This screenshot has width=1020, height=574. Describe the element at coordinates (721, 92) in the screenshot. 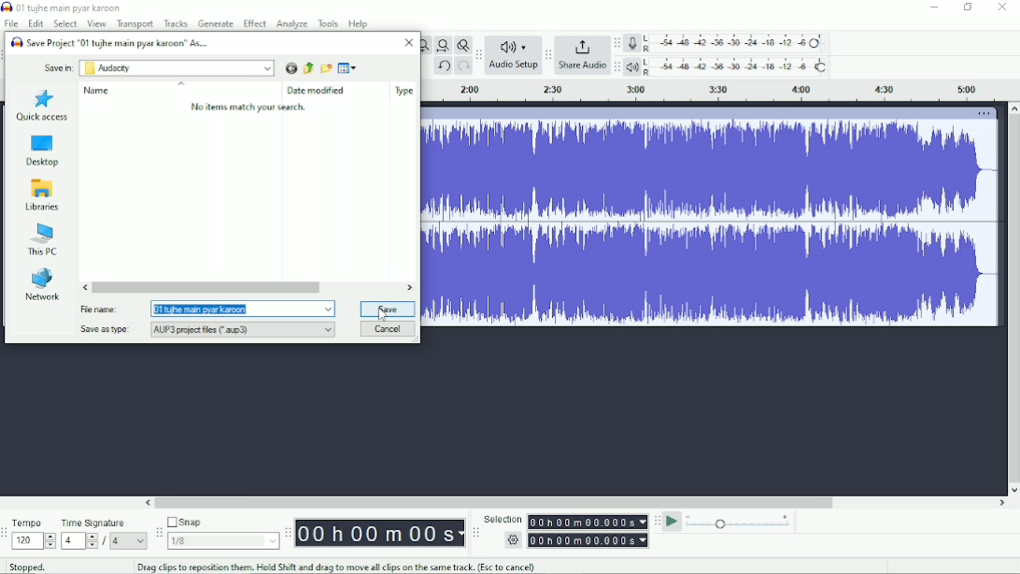

I see `Timeline` at that location.